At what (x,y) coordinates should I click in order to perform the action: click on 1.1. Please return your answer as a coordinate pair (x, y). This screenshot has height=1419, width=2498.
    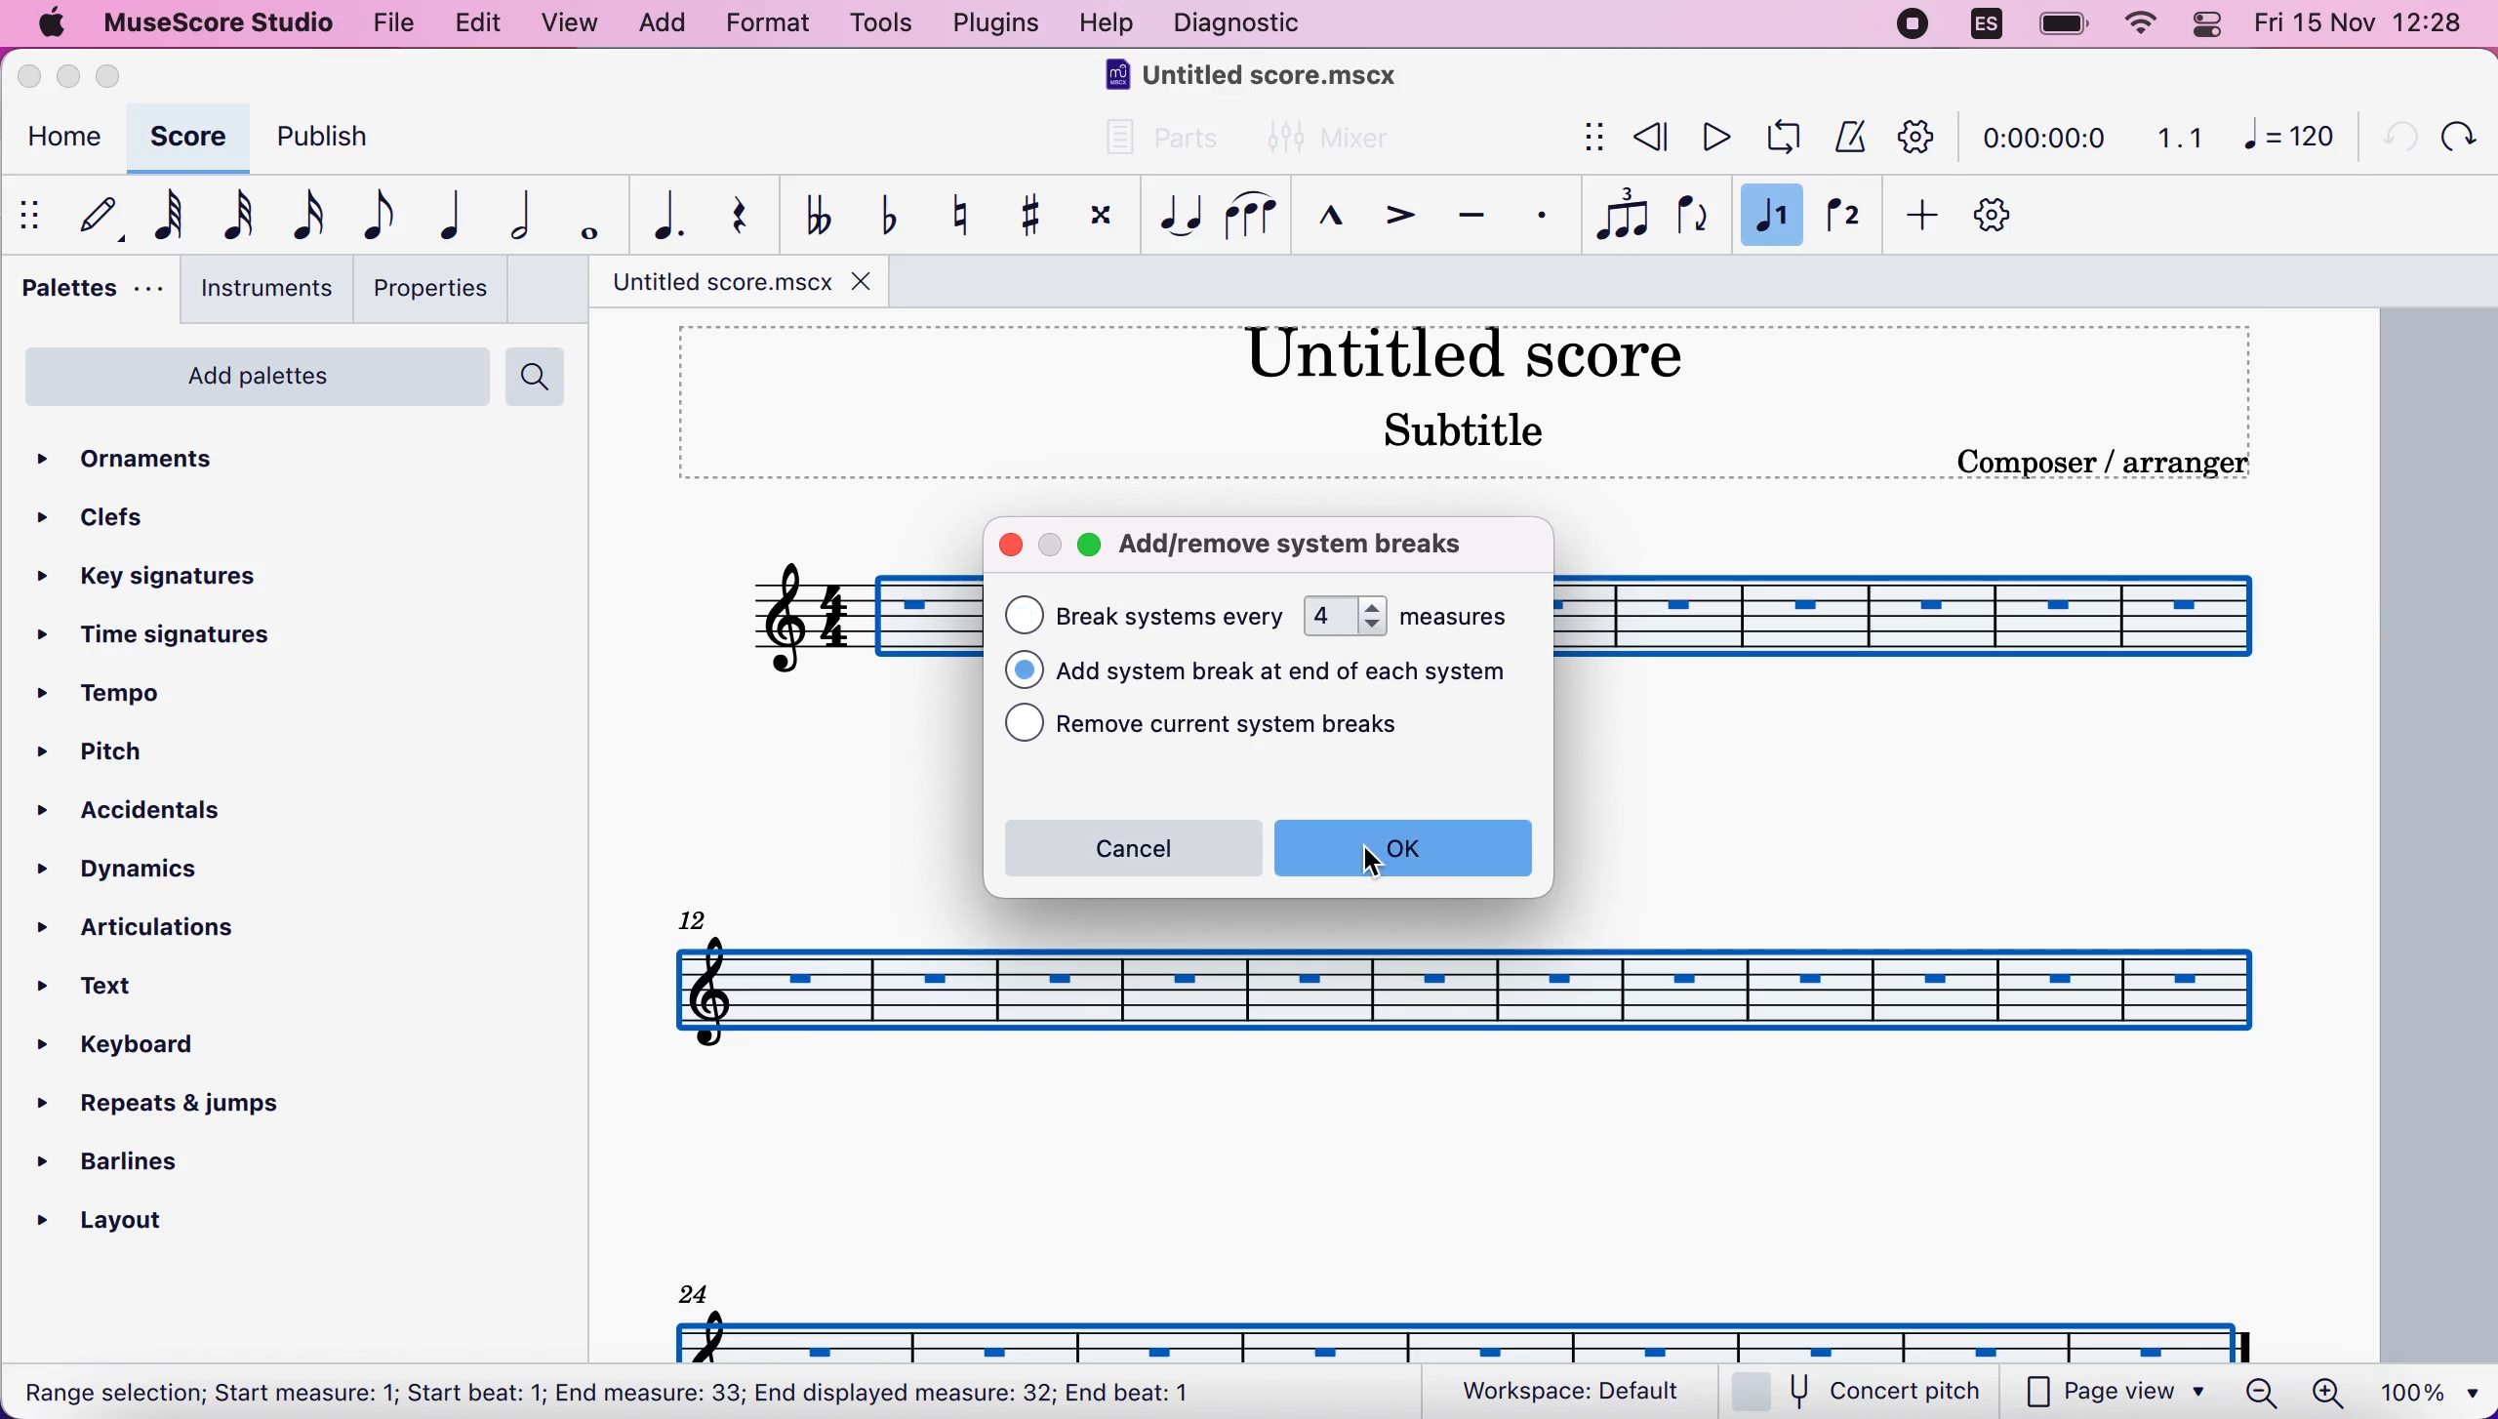
    Looking at the image, I should click on (2180, 137).